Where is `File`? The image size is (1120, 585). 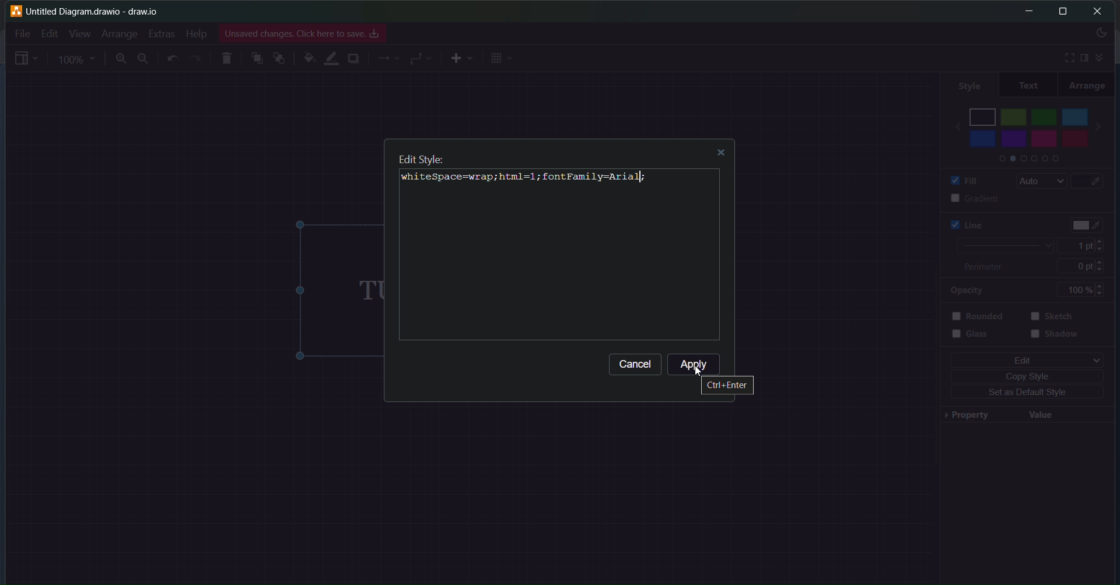 File is located at coordinates (22, 32).